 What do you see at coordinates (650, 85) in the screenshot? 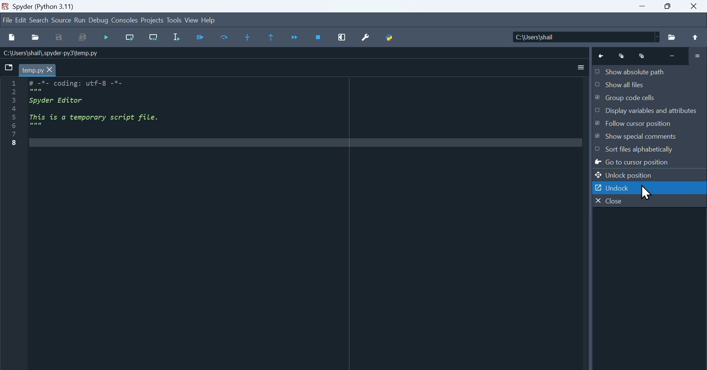
I see `Show all files` at bounding box center [650, 85].